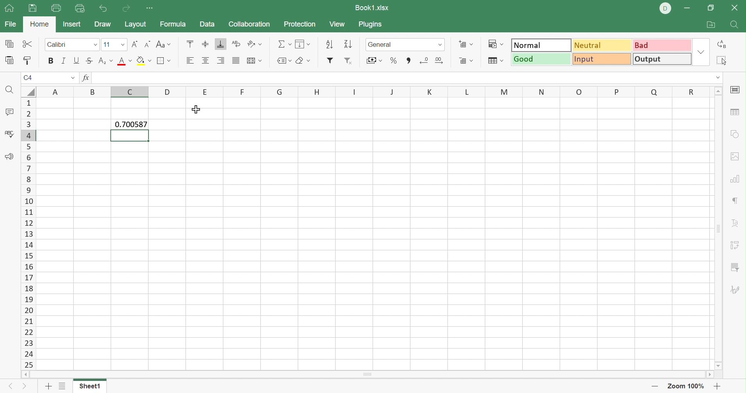  Describe the element at coordinates (712, 8) in the screenshot. I see `Restore down` at that location.